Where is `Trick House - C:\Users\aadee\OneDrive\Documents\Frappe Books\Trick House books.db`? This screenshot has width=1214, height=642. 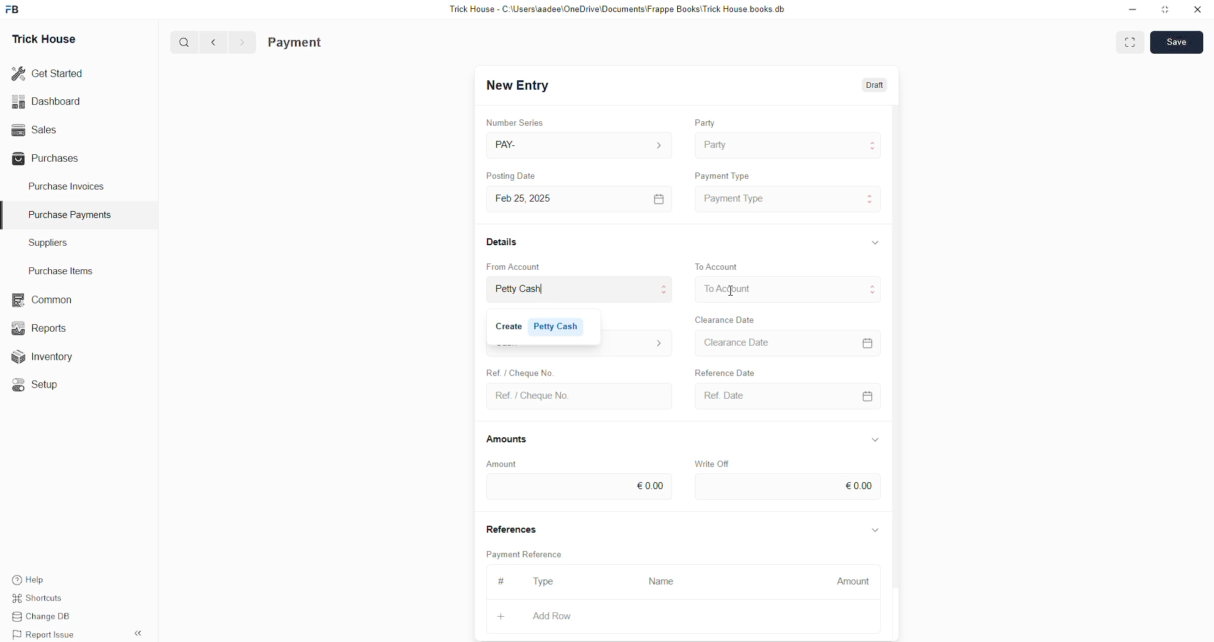
Trick House - C:\Users\aadee\OneDrive\Documents\Frappe Books\Trick House books.db is located at coordinates (620, 9).